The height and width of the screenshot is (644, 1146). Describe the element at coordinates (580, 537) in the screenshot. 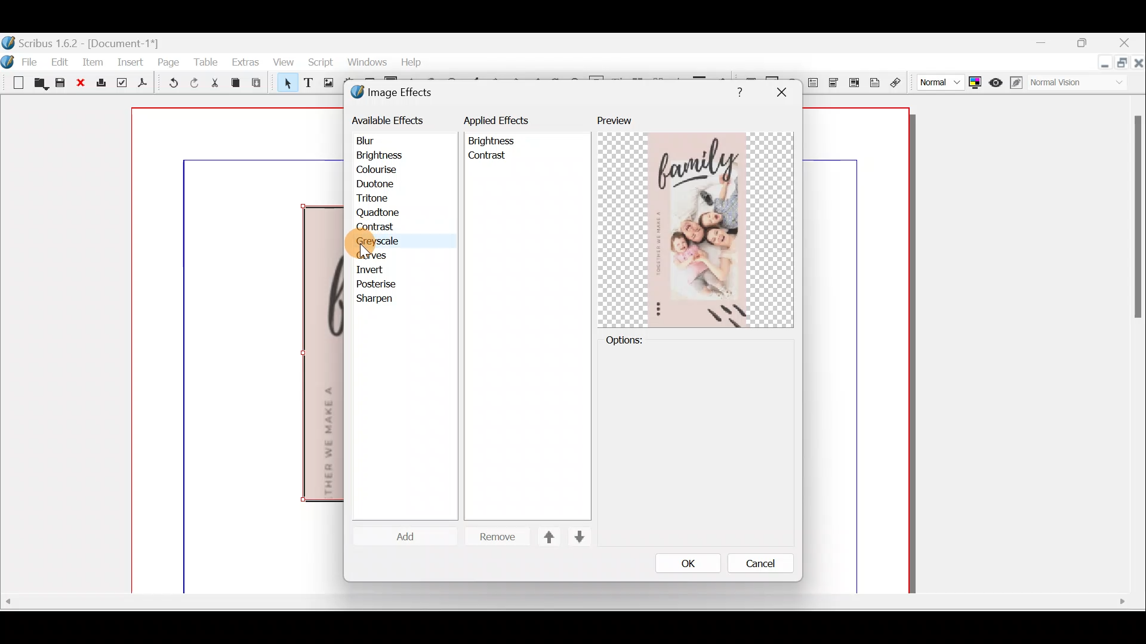

I see `Down` at that location.